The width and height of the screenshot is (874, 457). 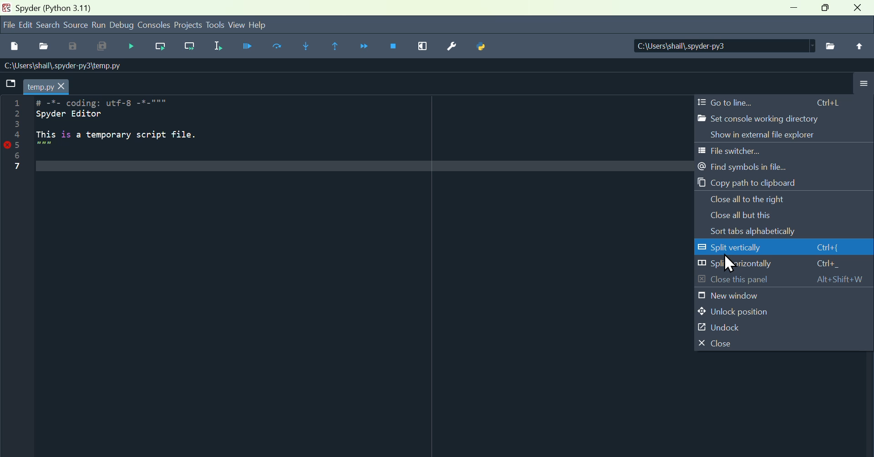 What do you see at coordinates (452, 47) in the screenshot?
I see `Settings` at bounding box center [452, 47].